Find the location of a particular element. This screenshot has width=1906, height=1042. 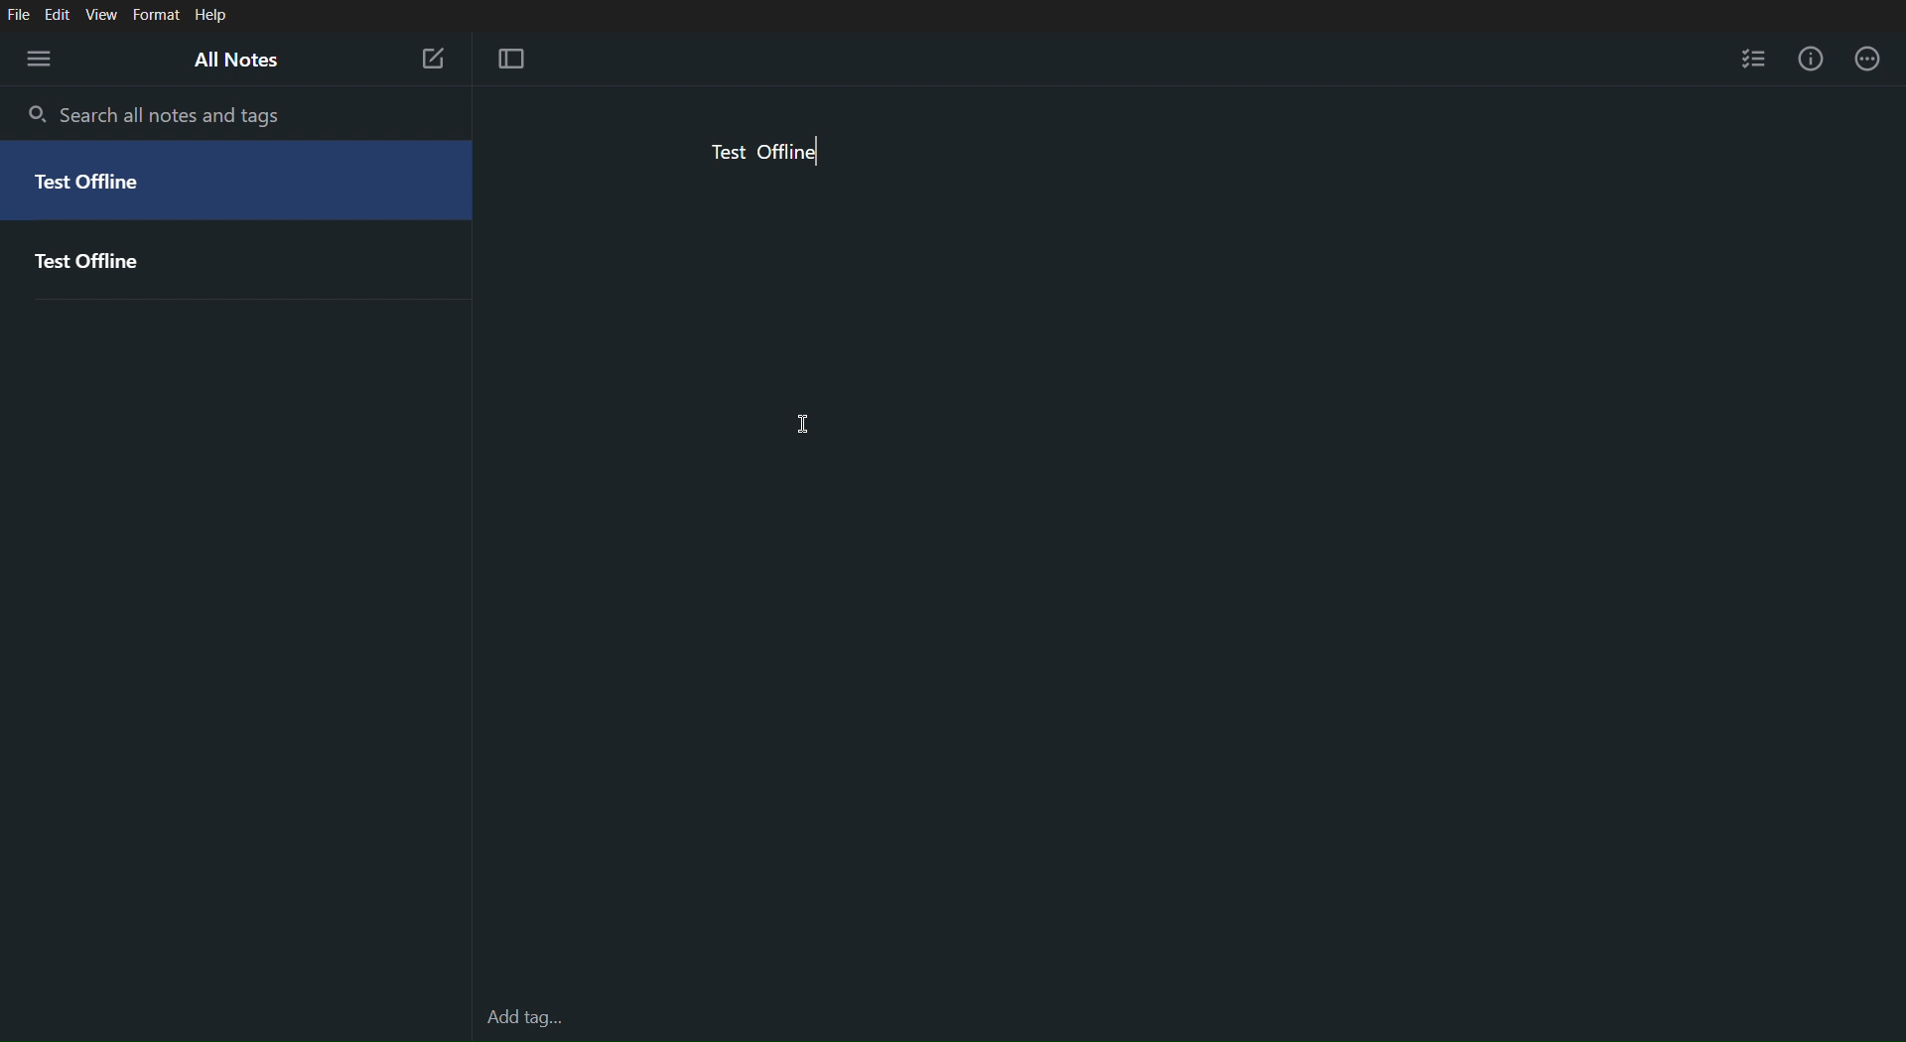

Info is located at coordinates (1811, 62).